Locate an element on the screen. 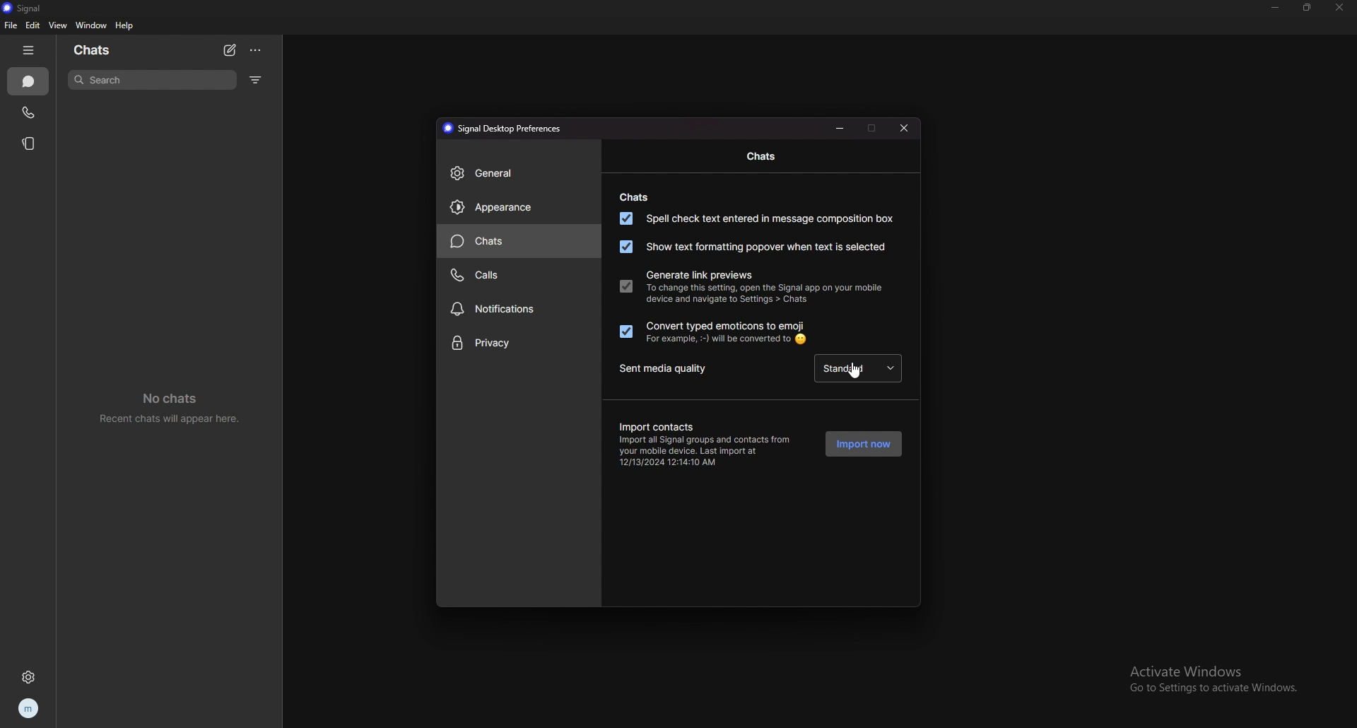 This screenshot has width=1357, height=728. spell check text entered in message composition box is located at coordinates (756, 218).